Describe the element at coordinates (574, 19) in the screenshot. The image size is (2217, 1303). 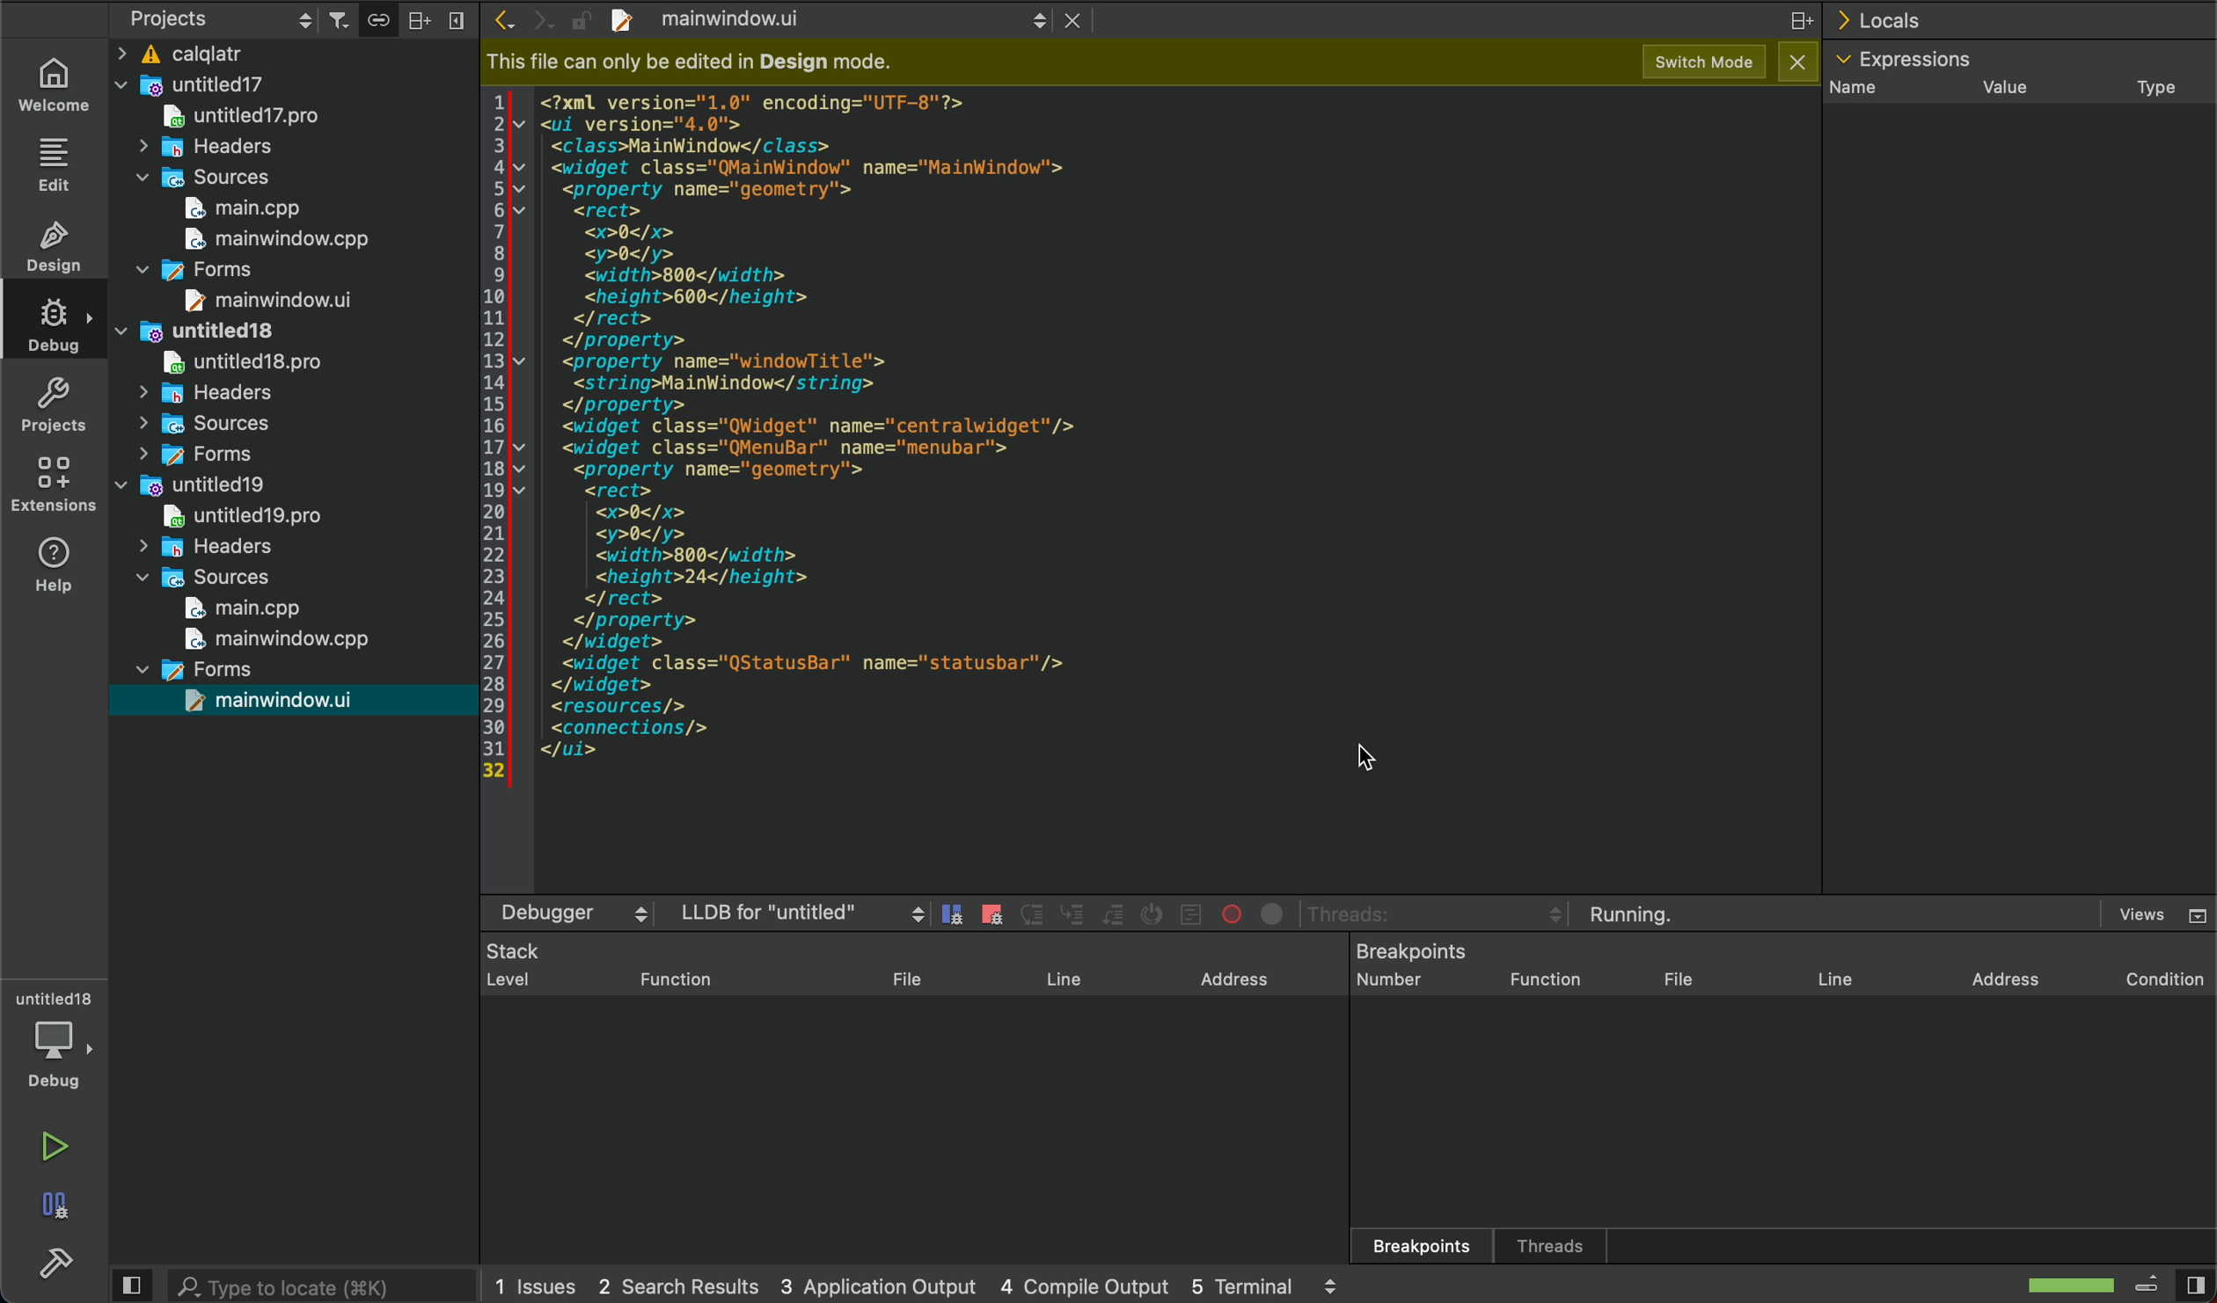
I see `unlock` at that location.